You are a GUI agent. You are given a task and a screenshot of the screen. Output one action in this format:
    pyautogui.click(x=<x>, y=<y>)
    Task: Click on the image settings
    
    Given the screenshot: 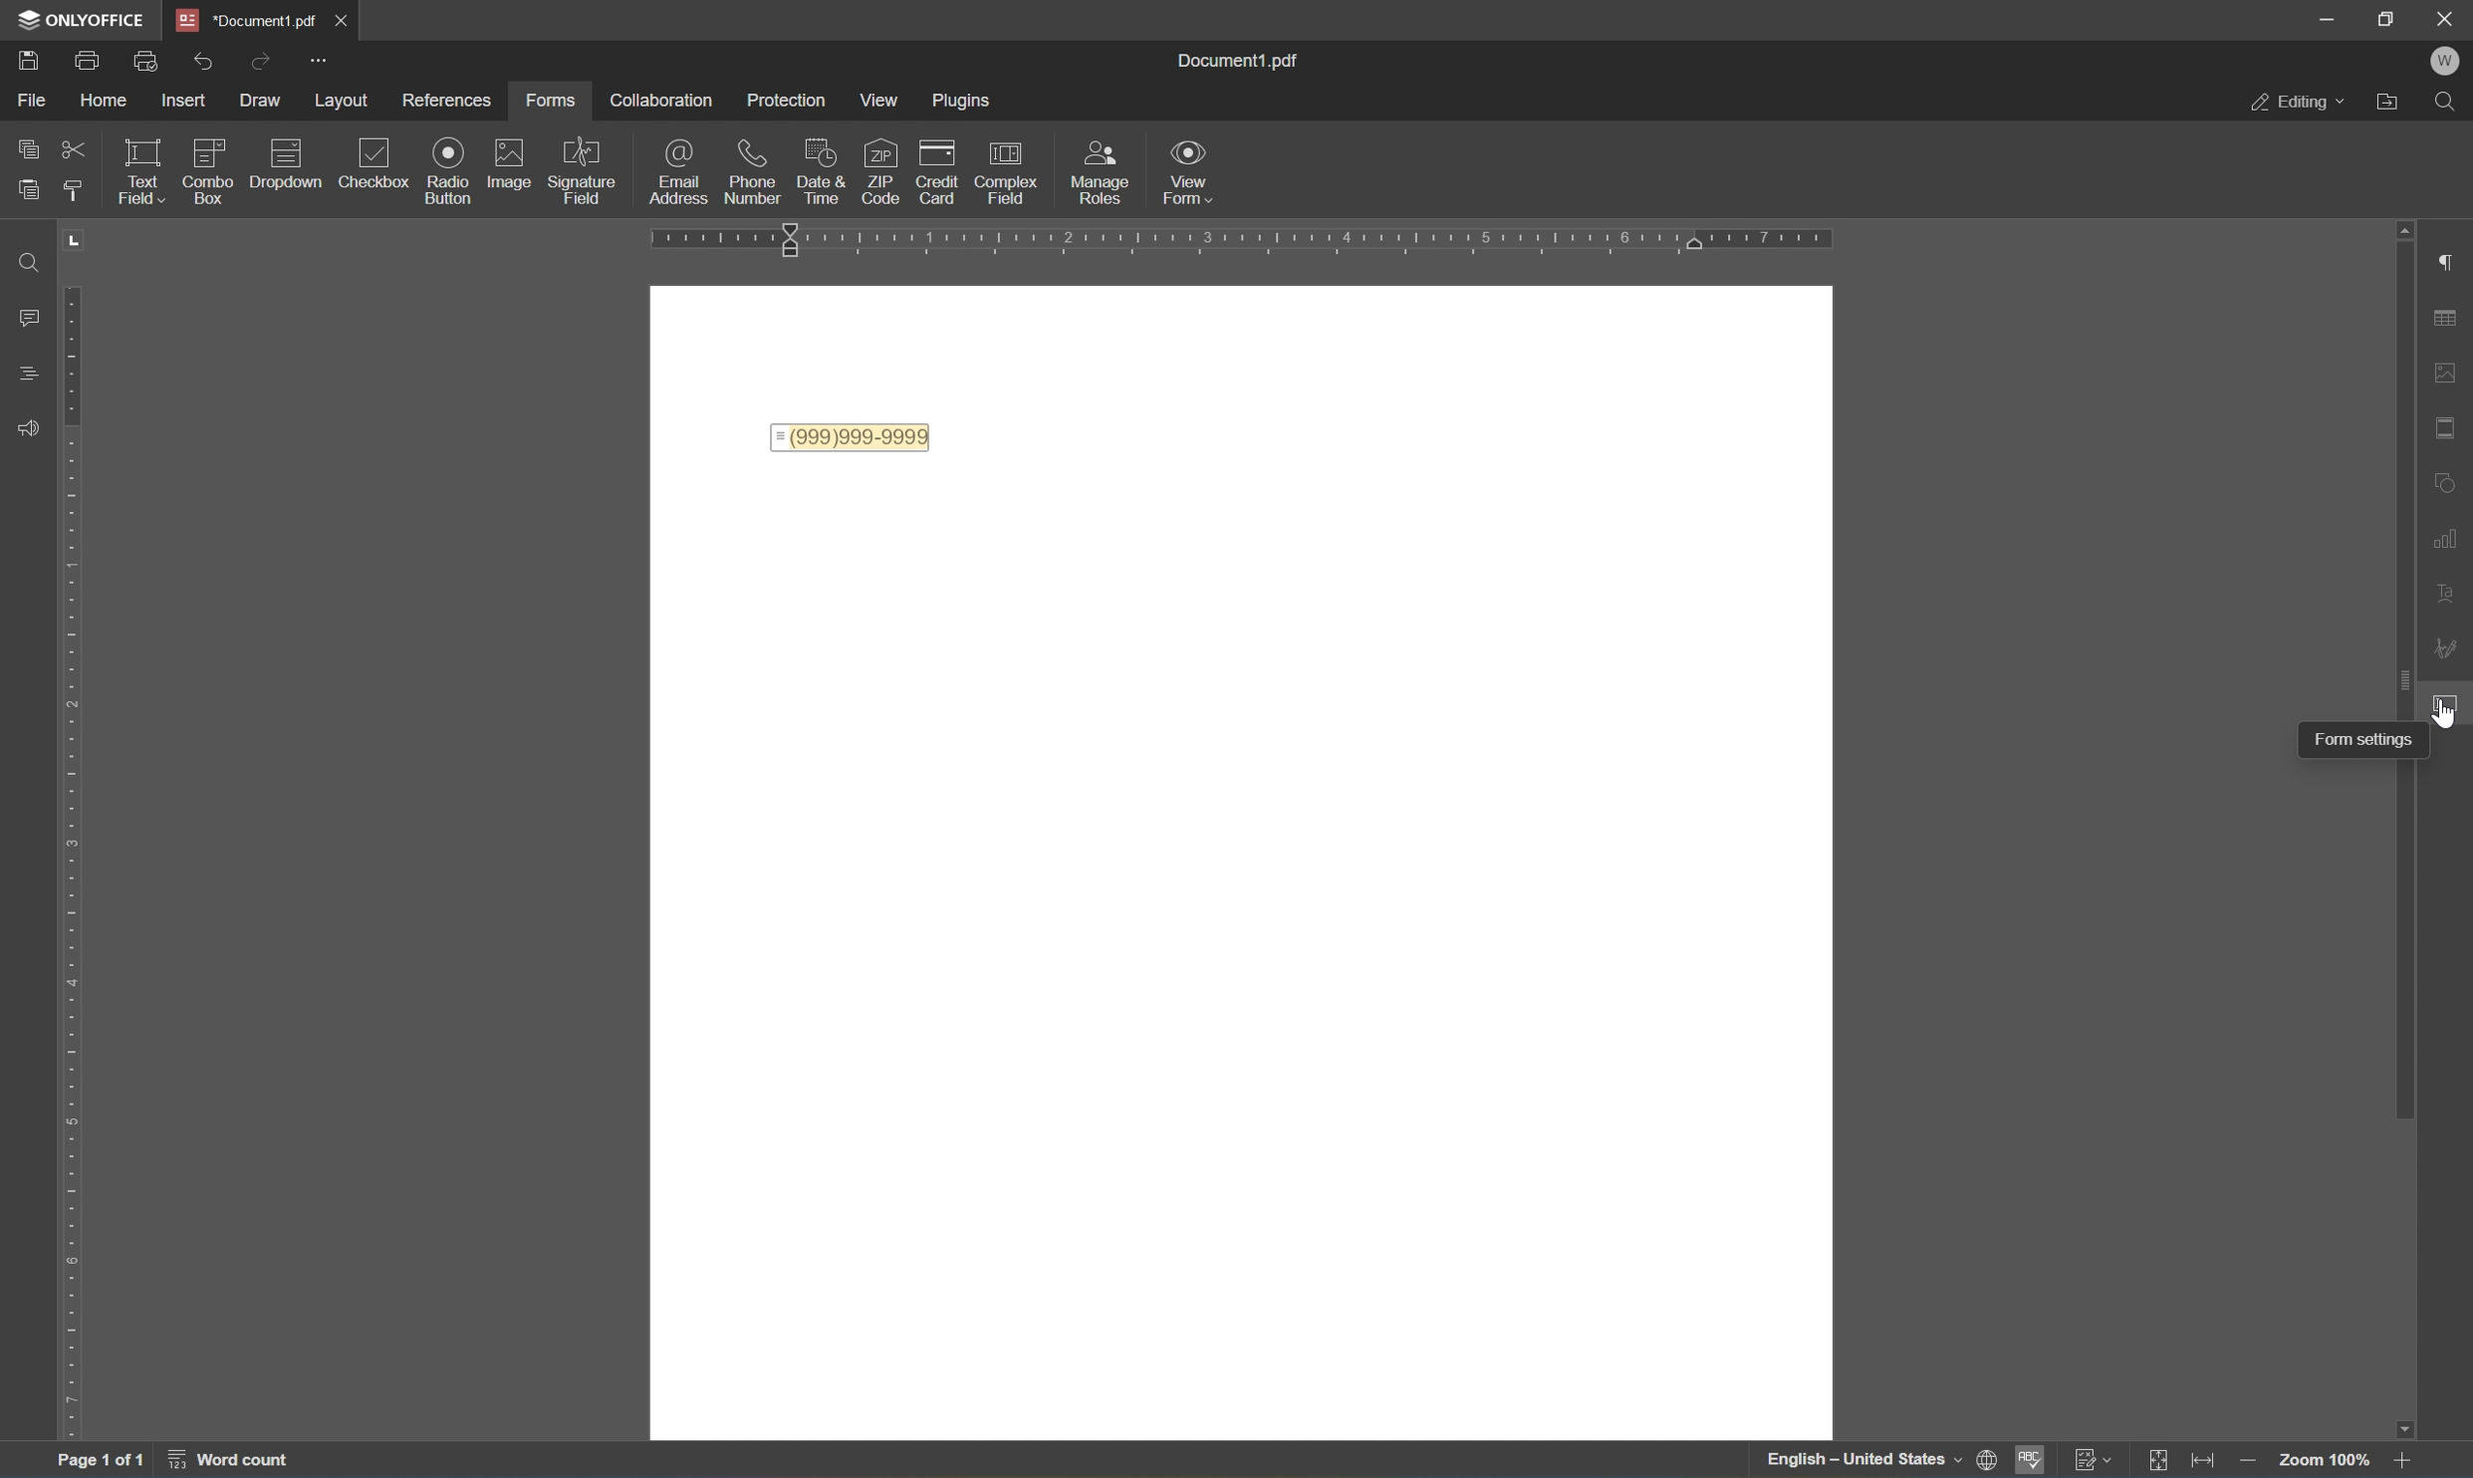 What is the action you would take?
    pyautogui.click(x=2445, y=369)
    